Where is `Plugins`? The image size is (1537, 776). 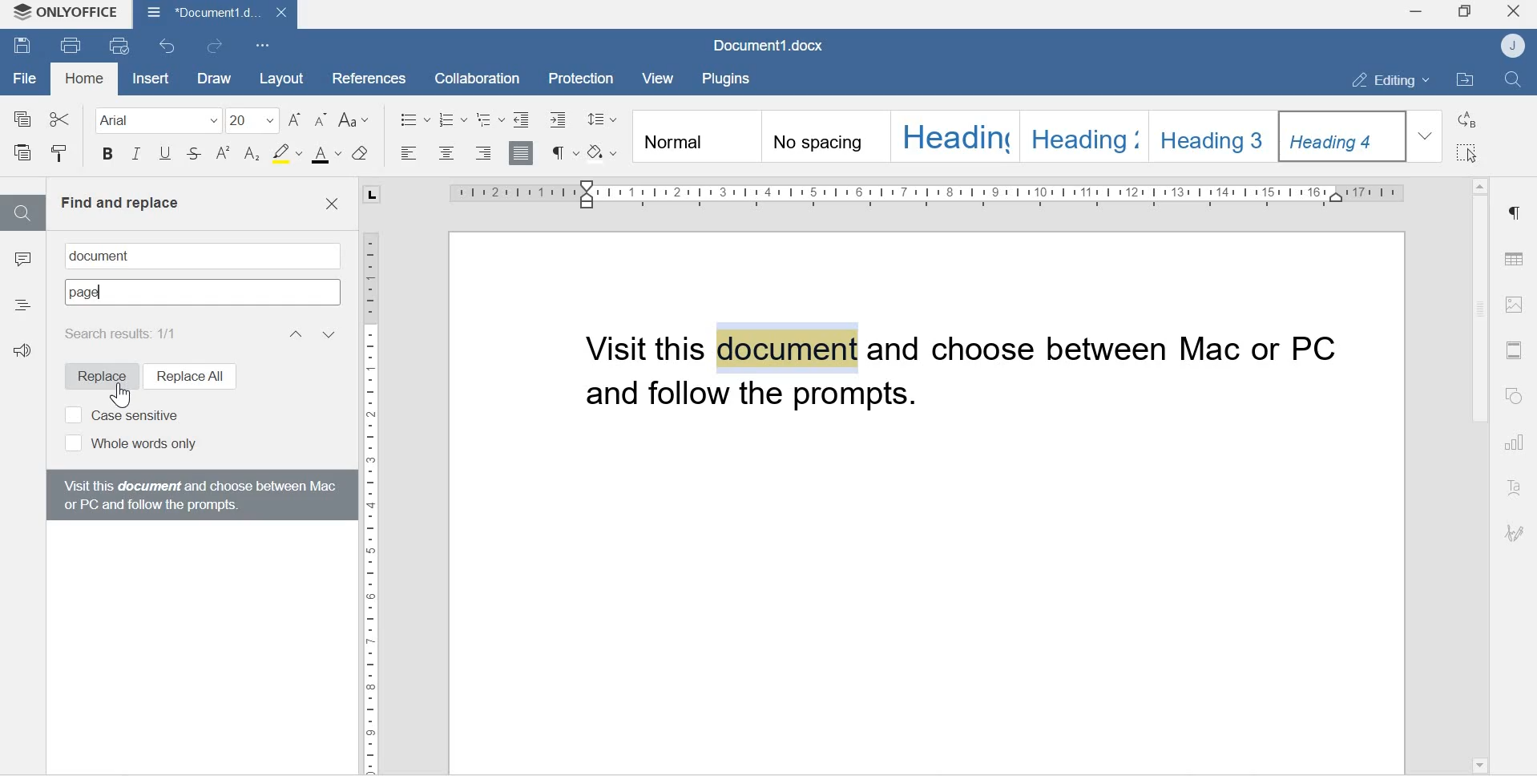
Plugins is located at coordinates (730, 77).